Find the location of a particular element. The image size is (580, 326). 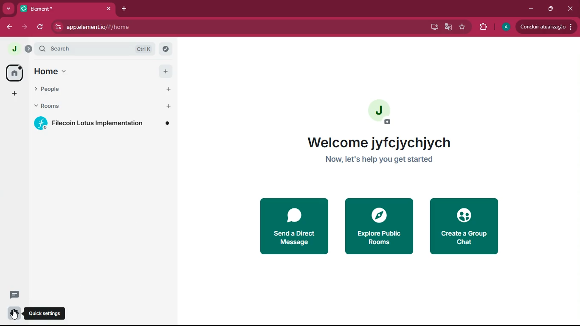

send a direct message is located at coordinates (293, 225).